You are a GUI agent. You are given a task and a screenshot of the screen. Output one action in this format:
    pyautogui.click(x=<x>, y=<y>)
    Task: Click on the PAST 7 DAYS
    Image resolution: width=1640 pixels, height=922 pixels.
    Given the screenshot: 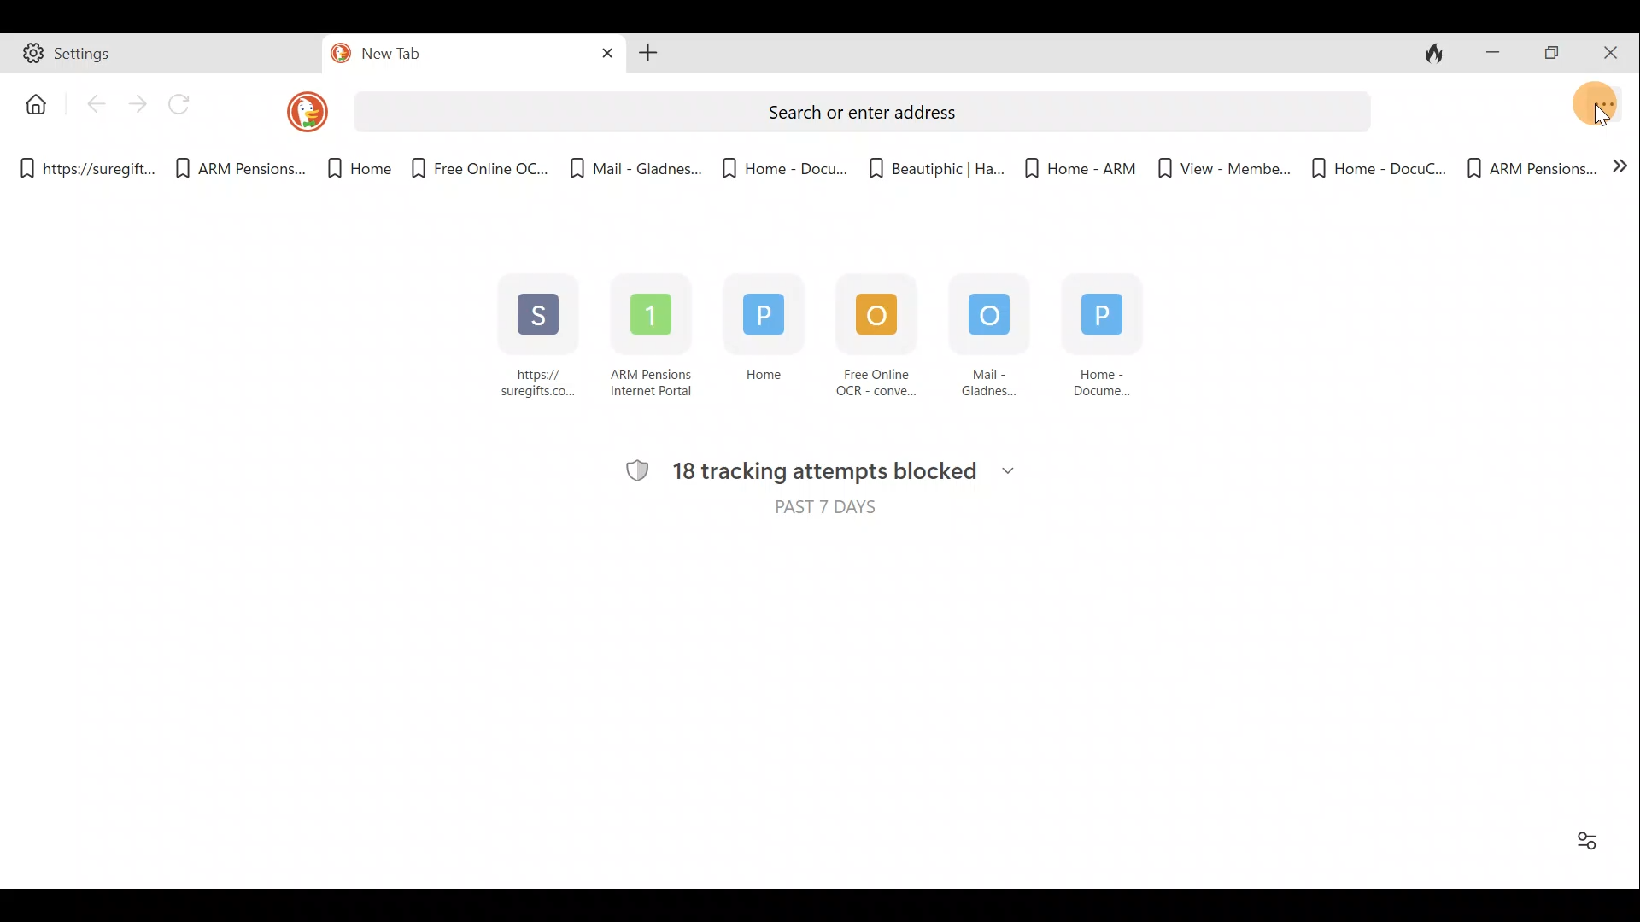 What is the action you would take?
    pyautogui.click(x=818, y=514)
    